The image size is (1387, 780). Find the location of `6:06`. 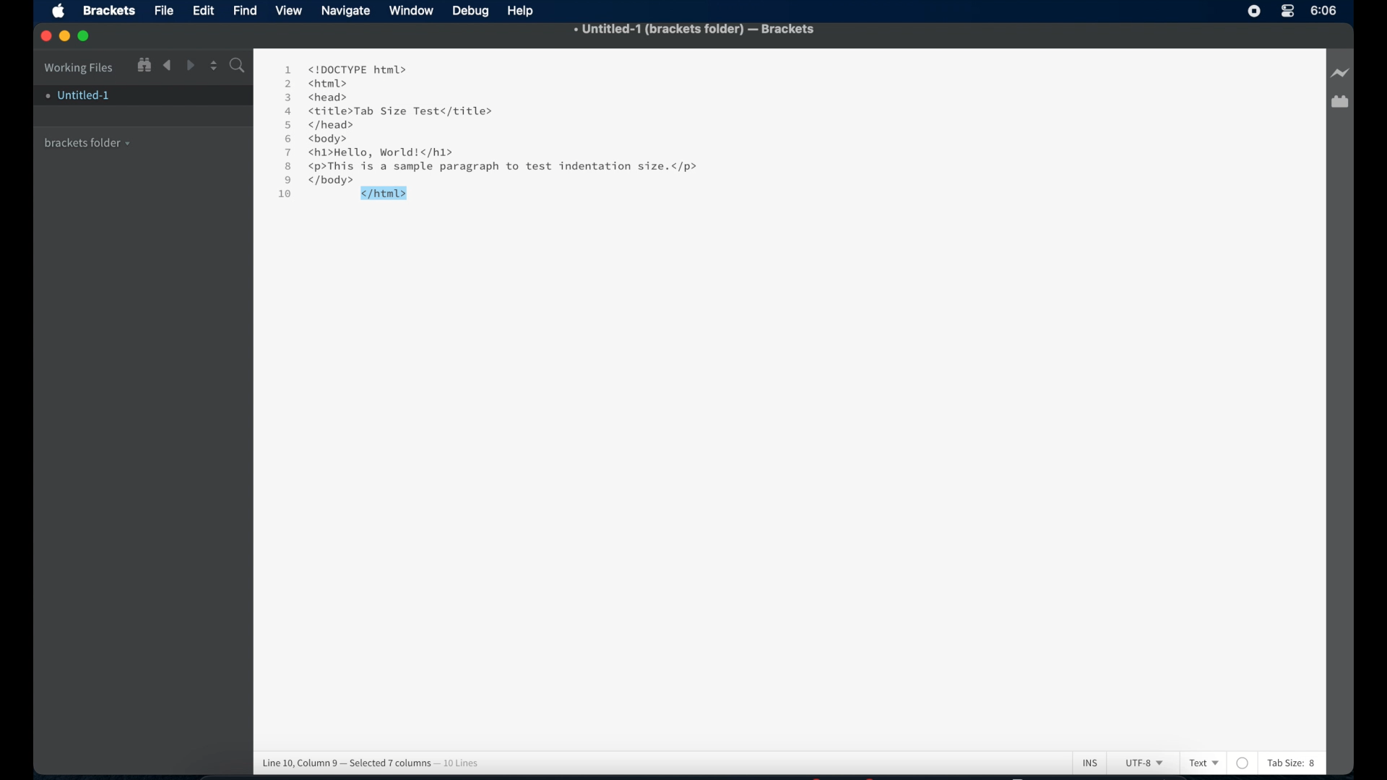

6:06 is located at coordinates (1324, 10).